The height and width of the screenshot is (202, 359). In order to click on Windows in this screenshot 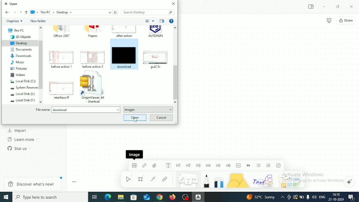, I will do `click(7, 197)`.